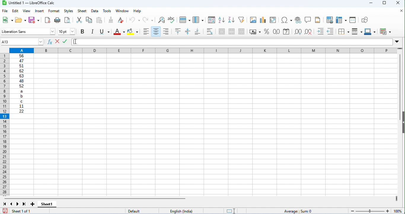 The height and width of the screenshot is (214, 405). Describe the element at coordinates (330, 20) in the screenshot. I see `define print area` at that location.